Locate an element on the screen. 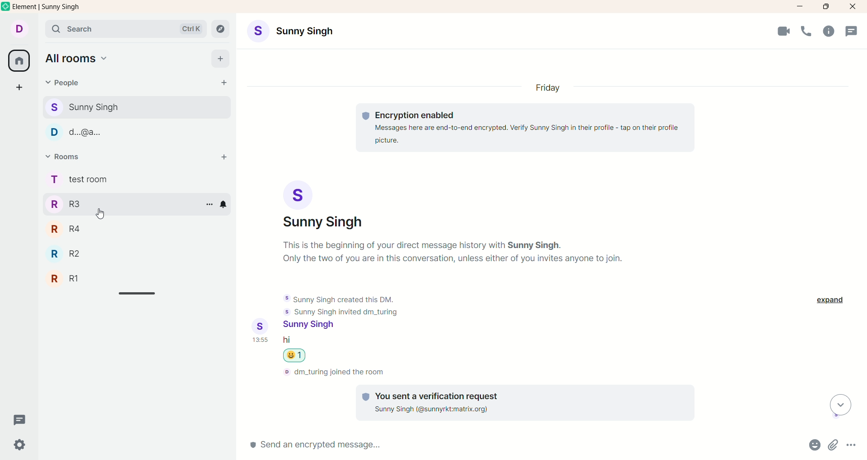 This screenshot has height=460, width=867. R3 is located at coordinates (69, 206).